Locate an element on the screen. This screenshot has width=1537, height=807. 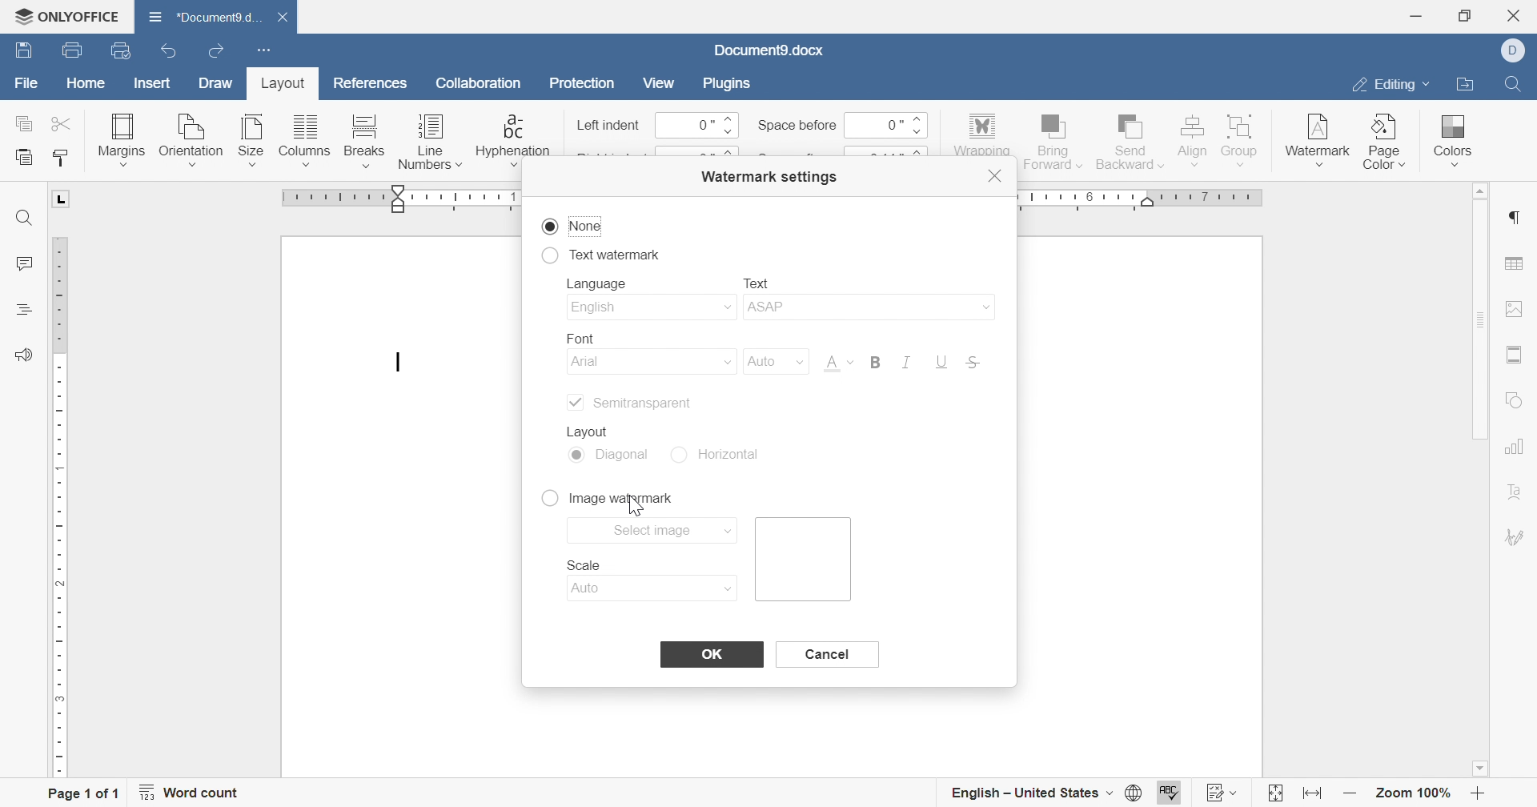
close is located at coordinates (1519, 15).